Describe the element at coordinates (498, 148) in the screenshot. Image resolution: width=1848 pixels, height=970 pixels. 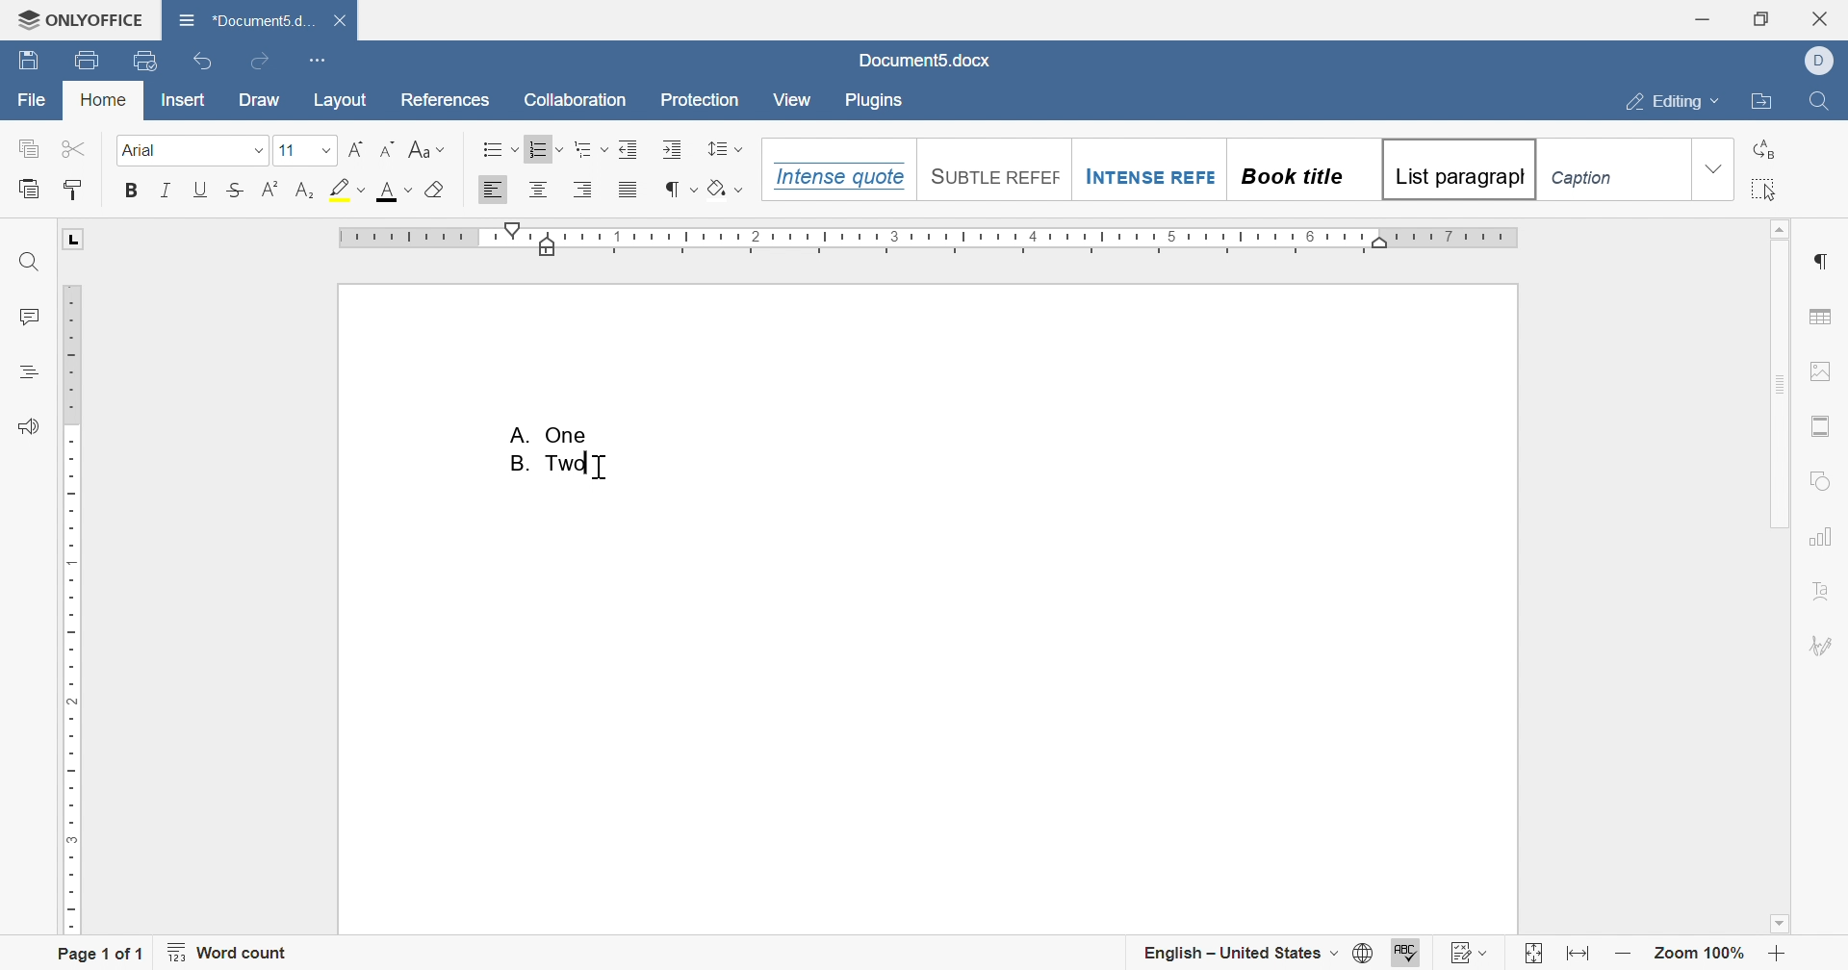
I see `Bullets` at that location.